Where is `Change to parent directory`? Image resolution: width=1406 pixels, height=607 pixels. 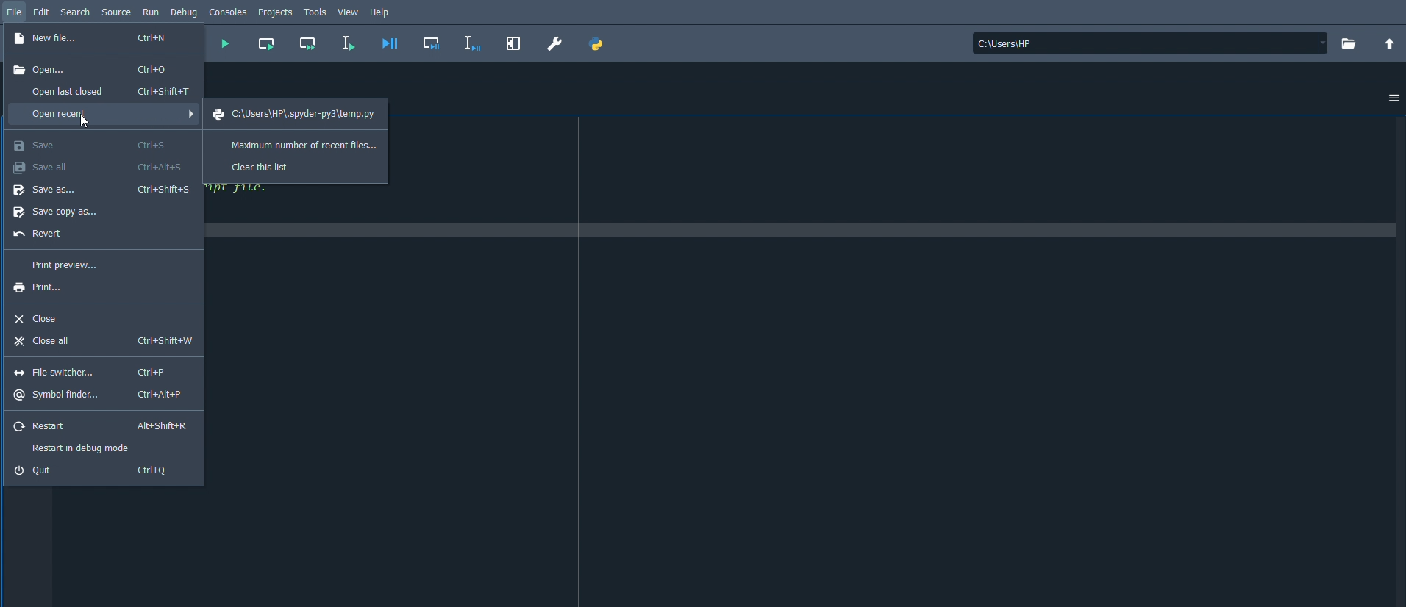
Change to parent directory is located at coordinates (1390, 44).